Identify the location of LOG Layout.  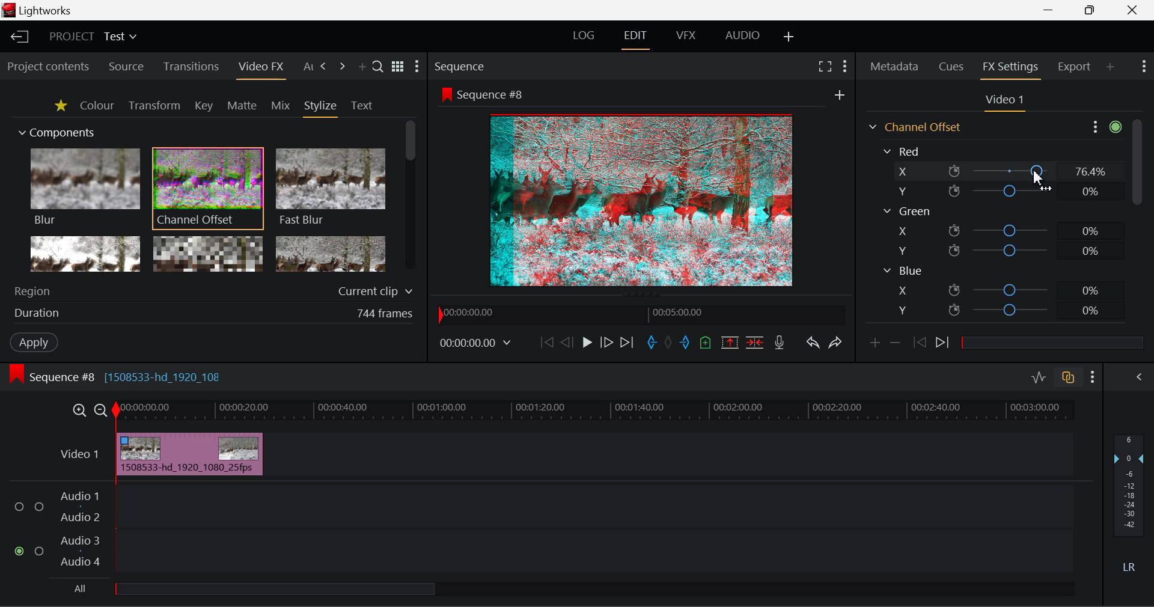
(584, 38).